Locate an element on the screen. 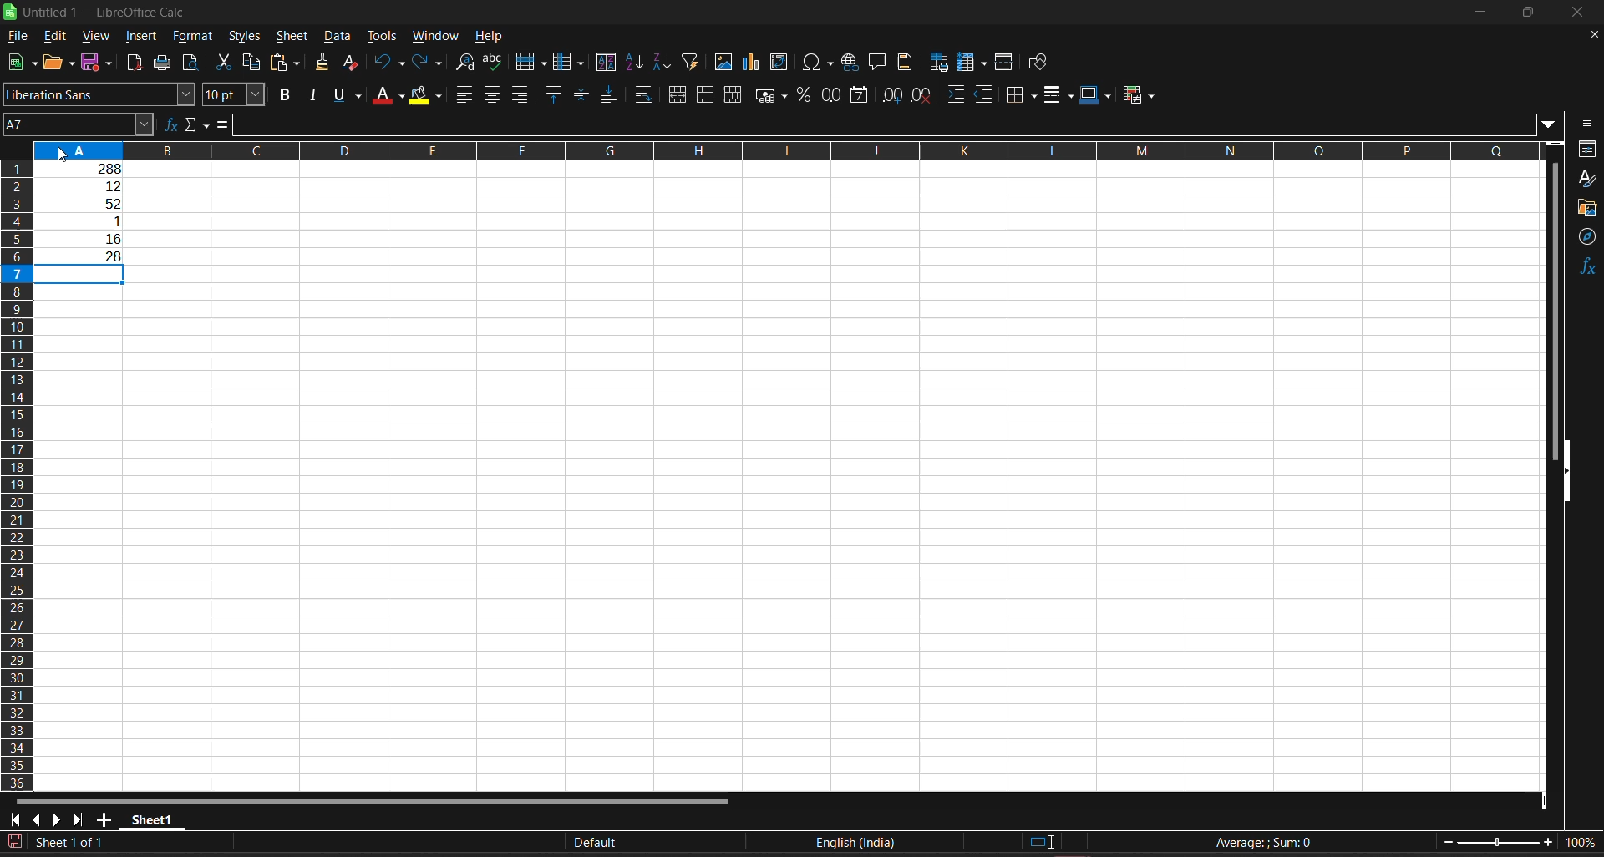 The height and width of the screenshot is (857, 1604). zoom slider is located at coordinates (1496, 843).